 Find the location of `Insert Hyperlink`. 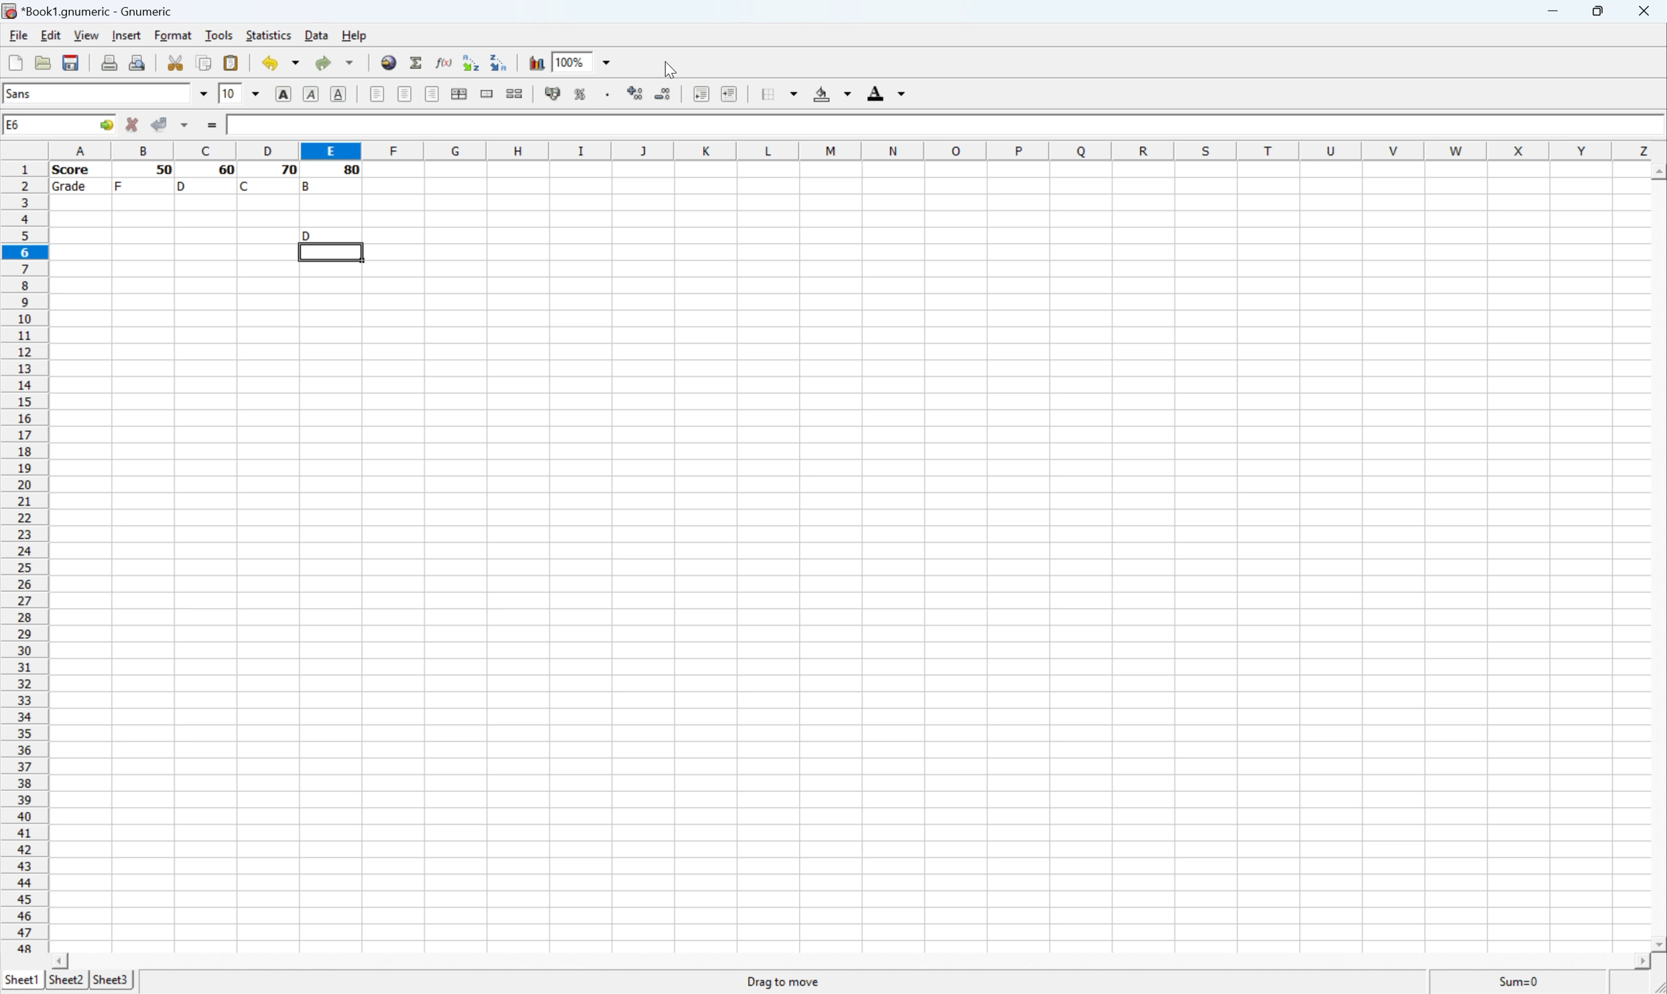

Insert Hyperlink is located at coordinates (388, 64).